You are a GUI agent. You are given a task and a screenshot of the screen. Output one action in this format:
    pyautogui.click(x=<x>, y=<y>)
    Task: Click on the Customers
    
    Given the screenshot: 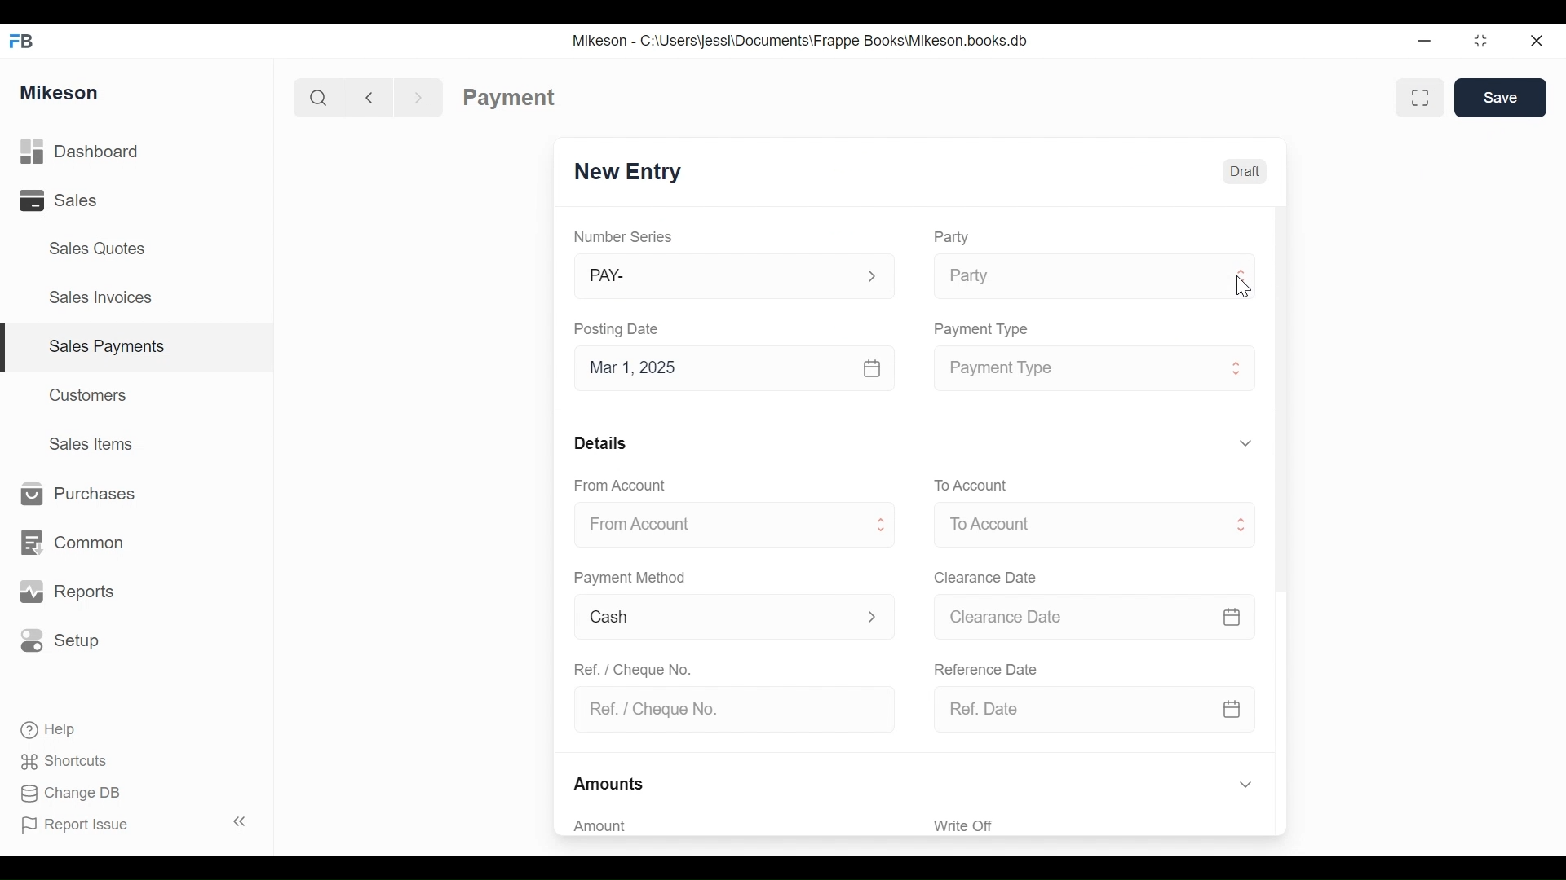 What is the action you would take?
    pyautogui.click(x=92, y=394)
    